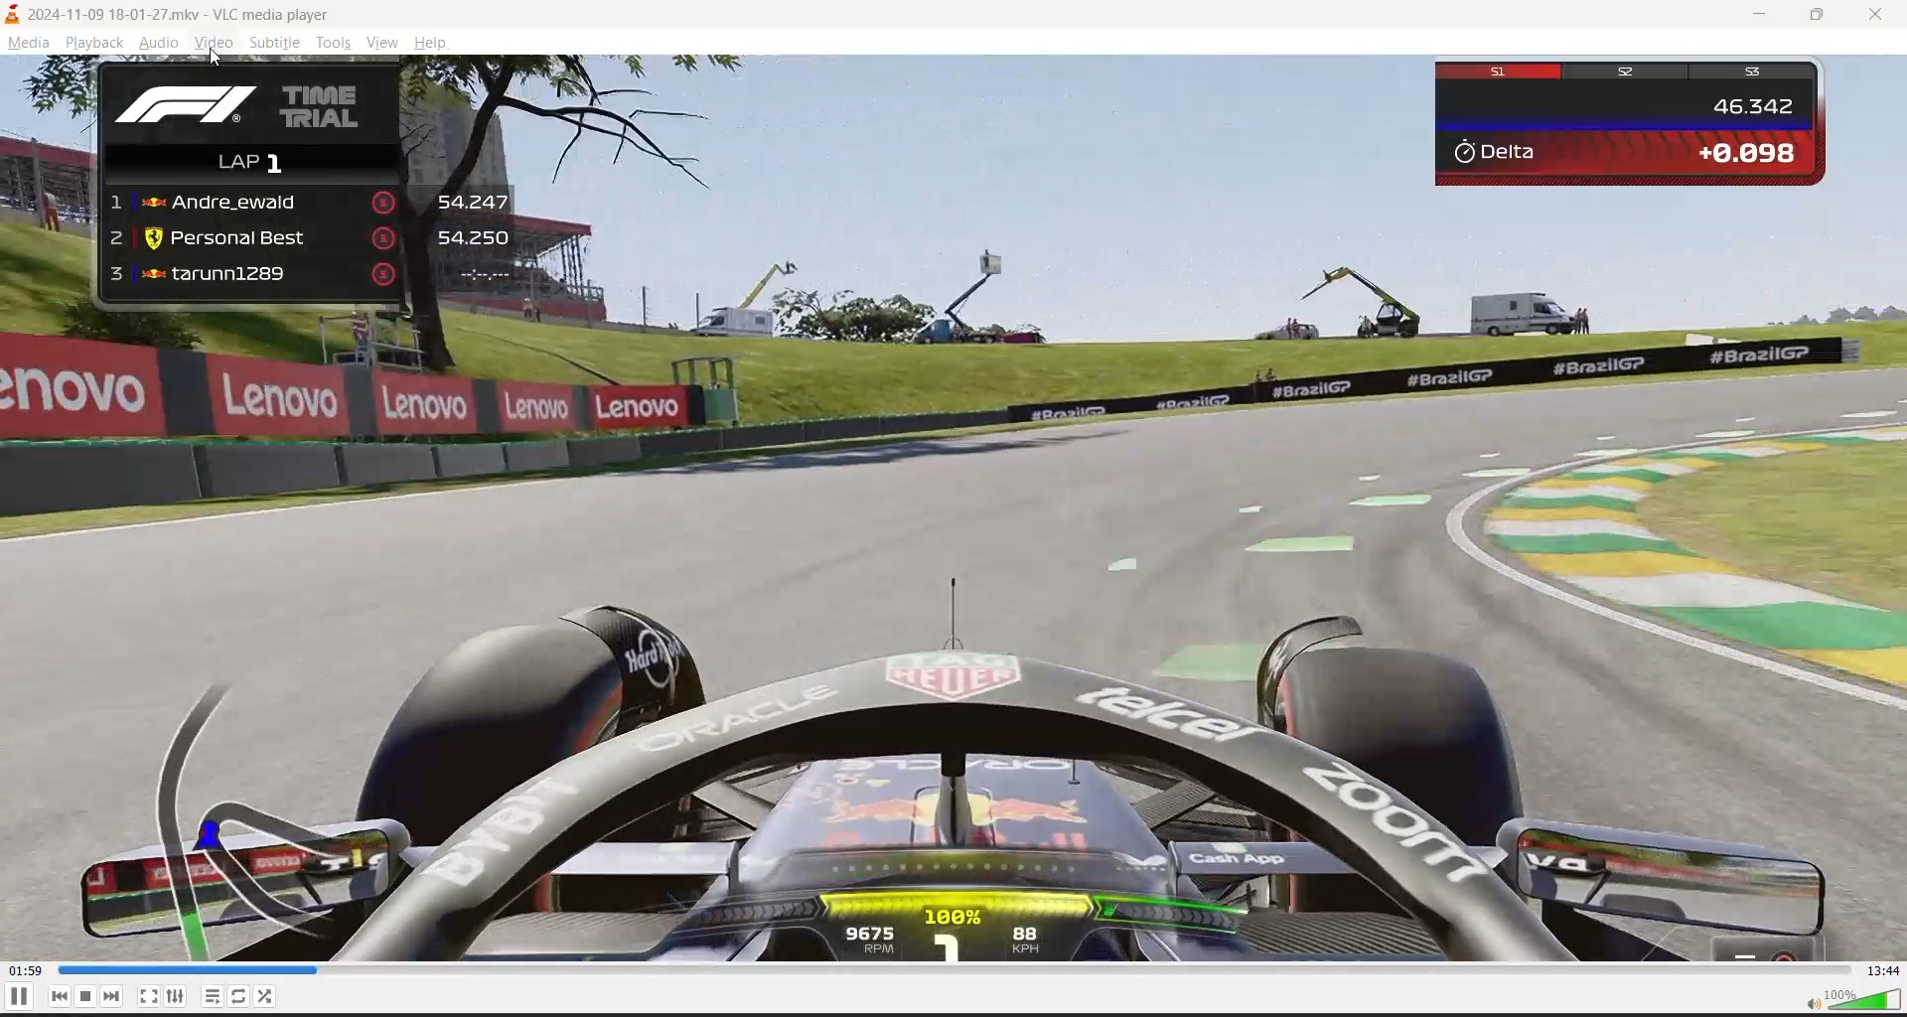  I want to click on media, so click(28, 44).